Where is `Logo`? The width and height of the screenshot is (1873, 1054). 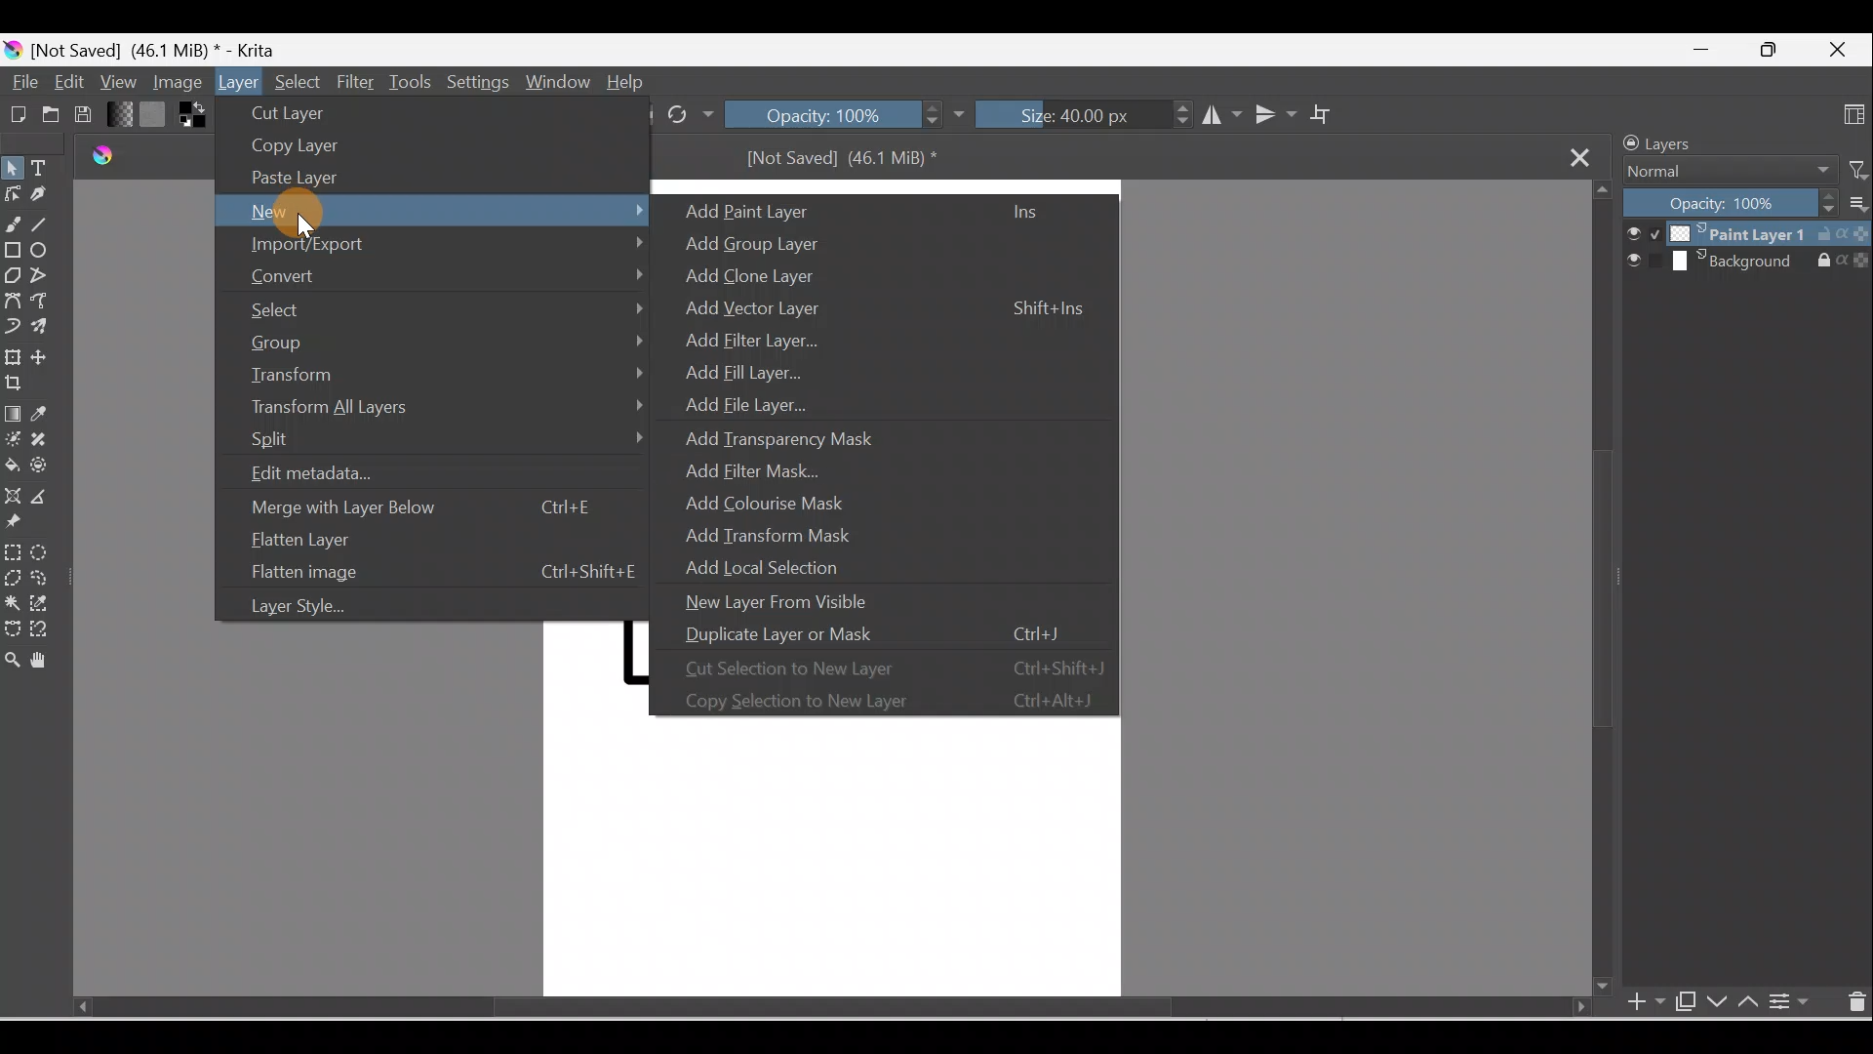
Logo is located at coordinates (97, 158).